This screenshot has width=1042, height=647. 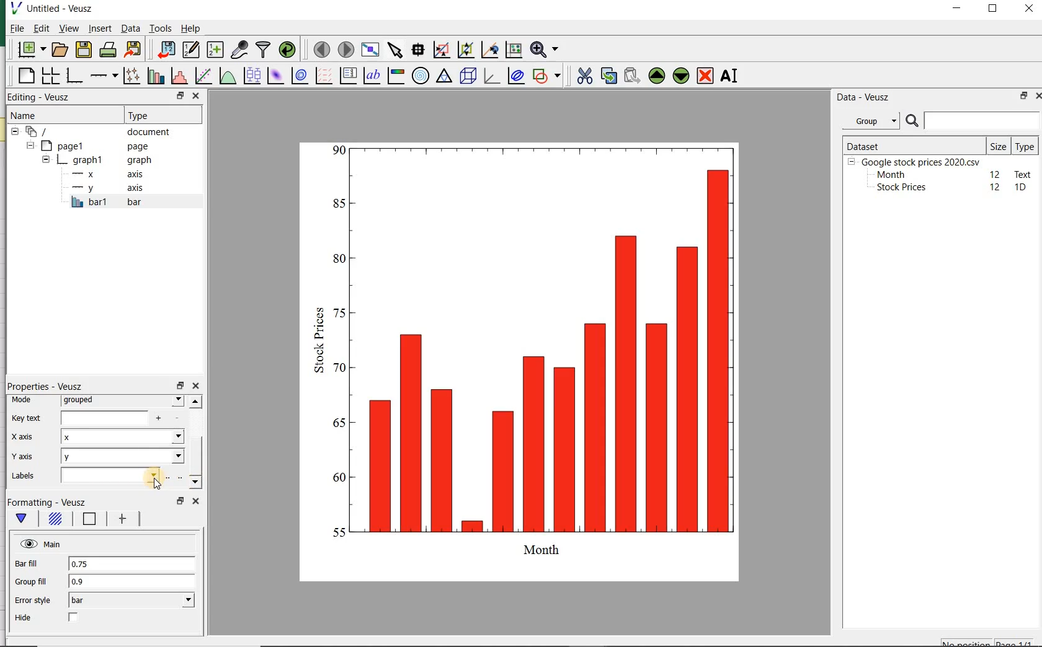 What do you see at coordinates (1022, 97) in the screenshot?
I see `restore` at bounding box center [1022, 97].